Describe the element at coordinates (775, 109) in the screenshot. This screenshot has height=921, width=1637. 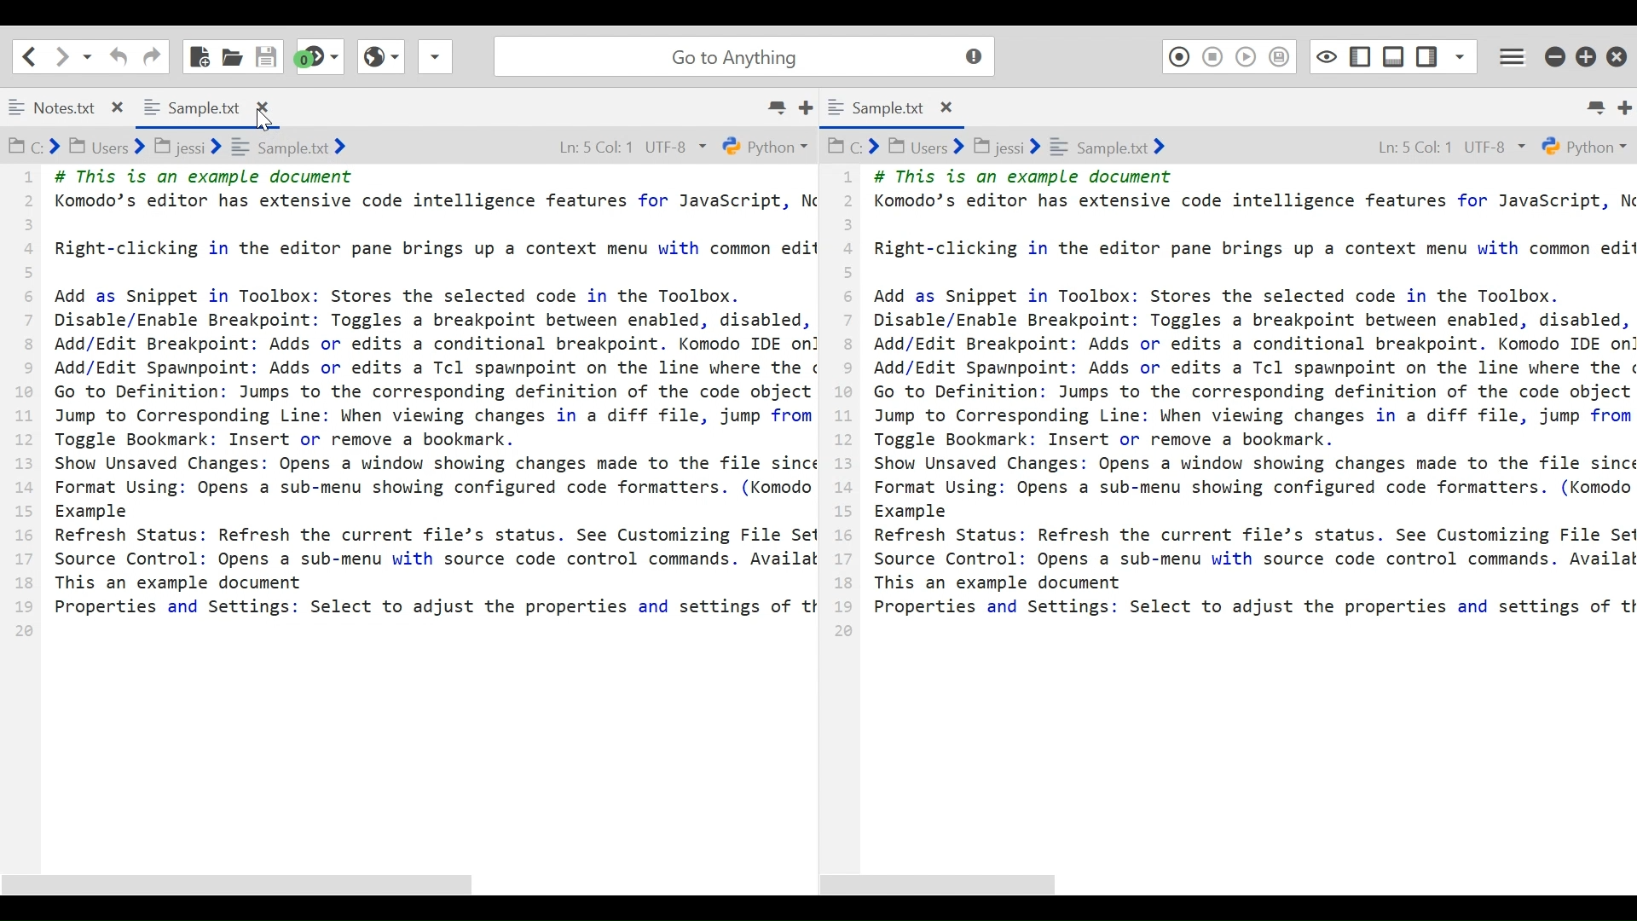
I see `List all tabs` at that location.